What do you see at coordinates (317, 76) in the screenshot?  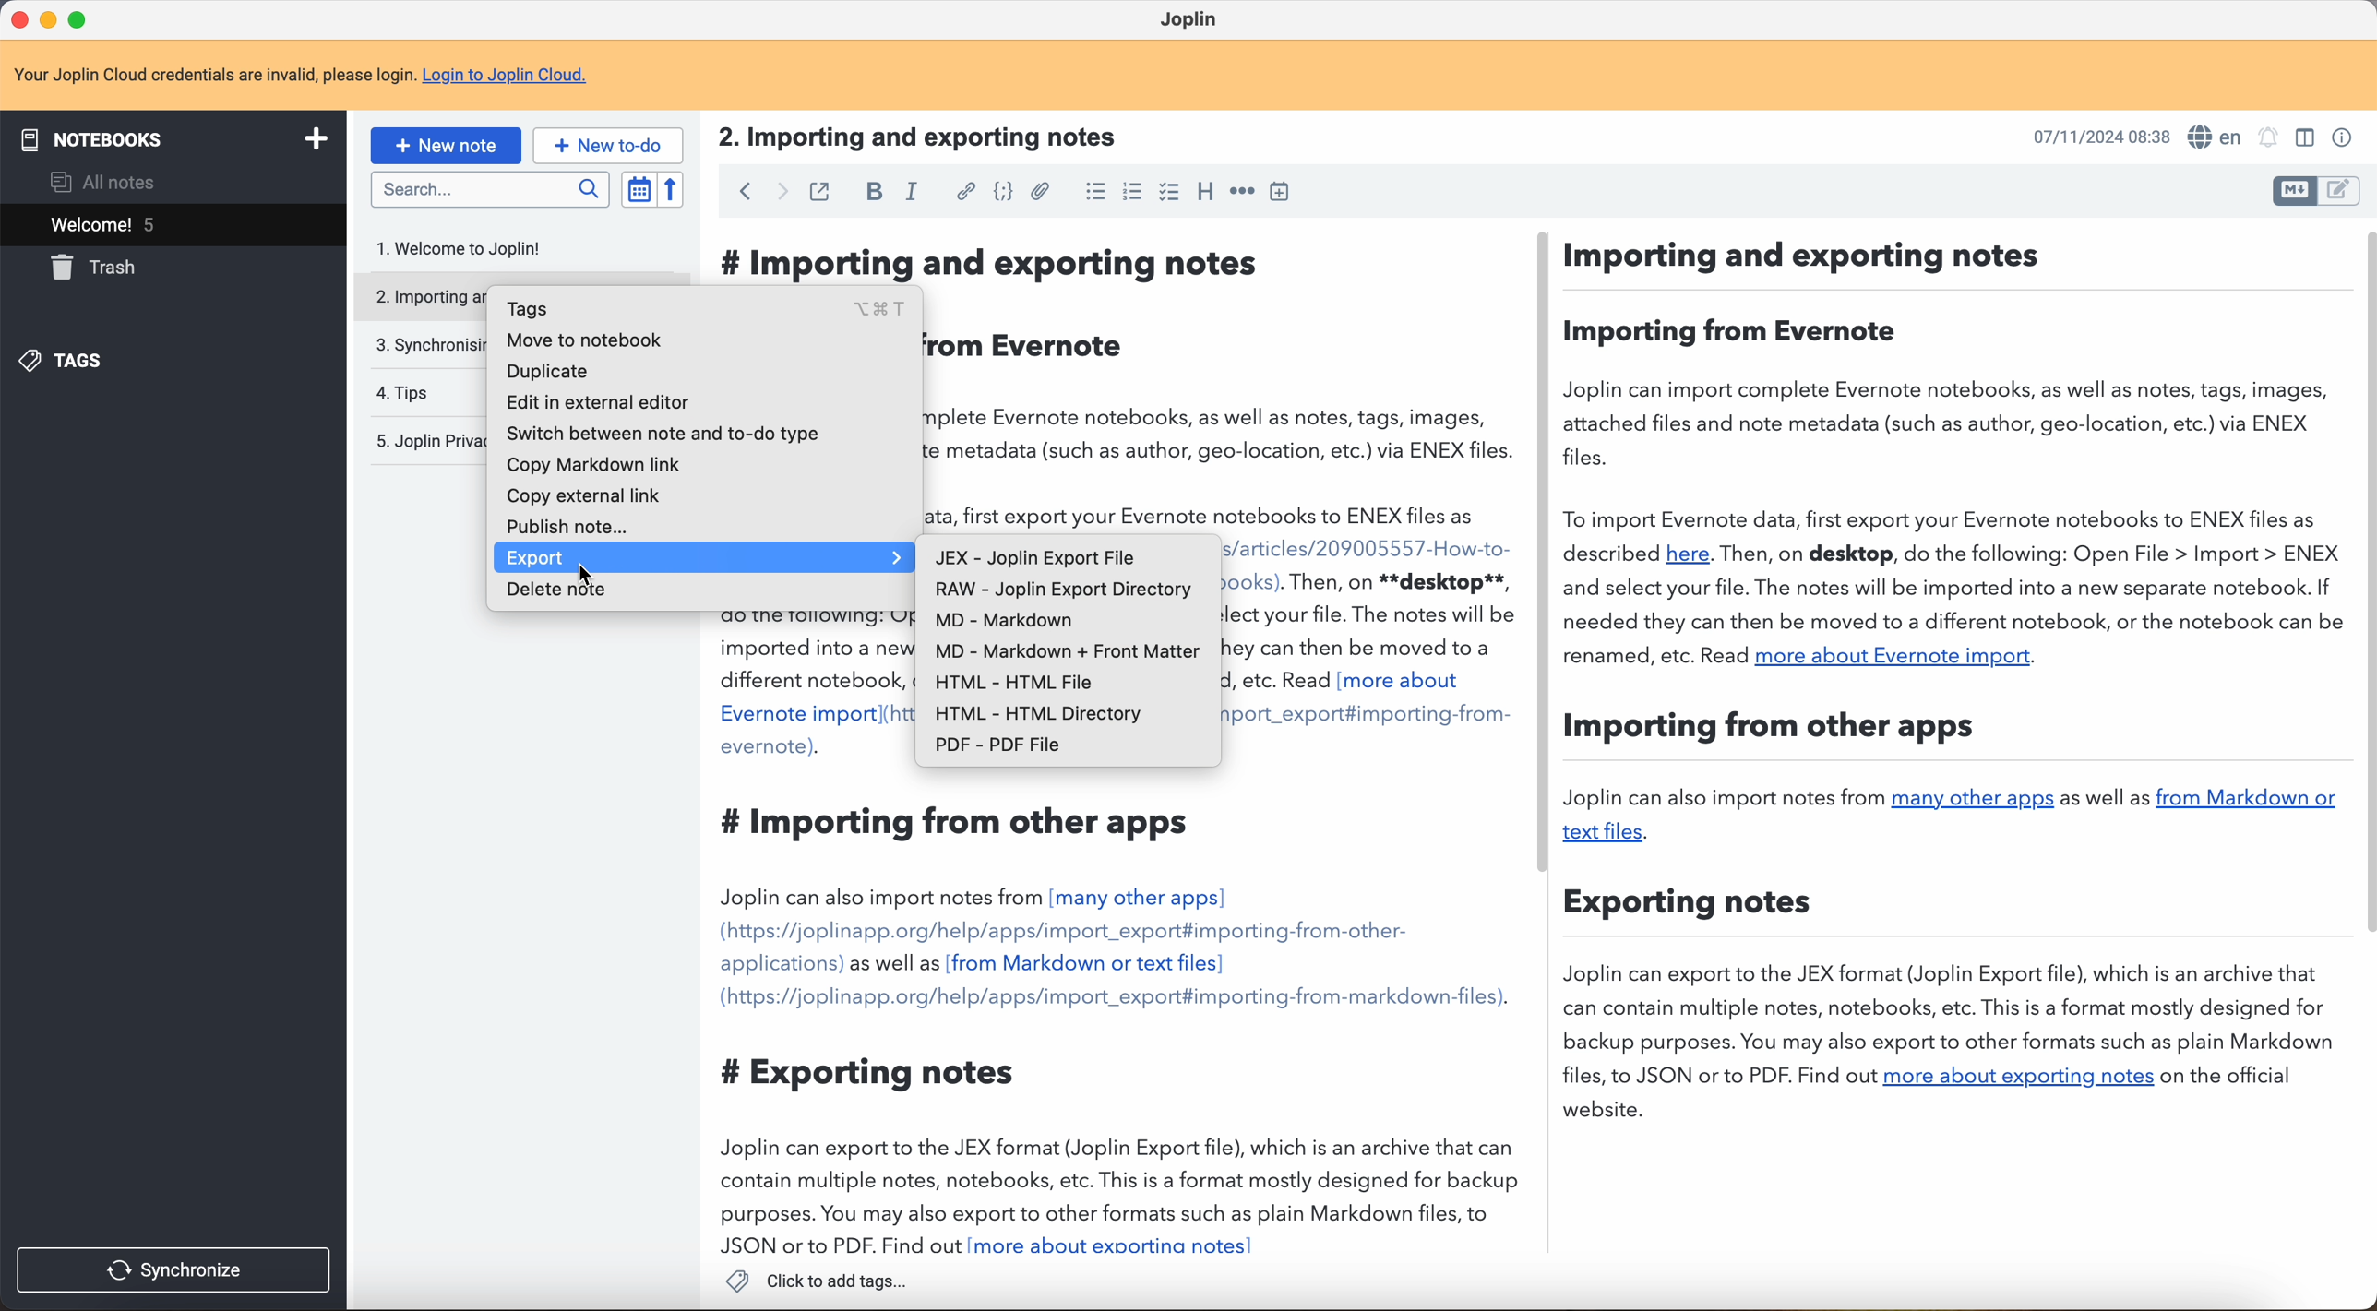 I see `note` at bounding box center [317, 76].